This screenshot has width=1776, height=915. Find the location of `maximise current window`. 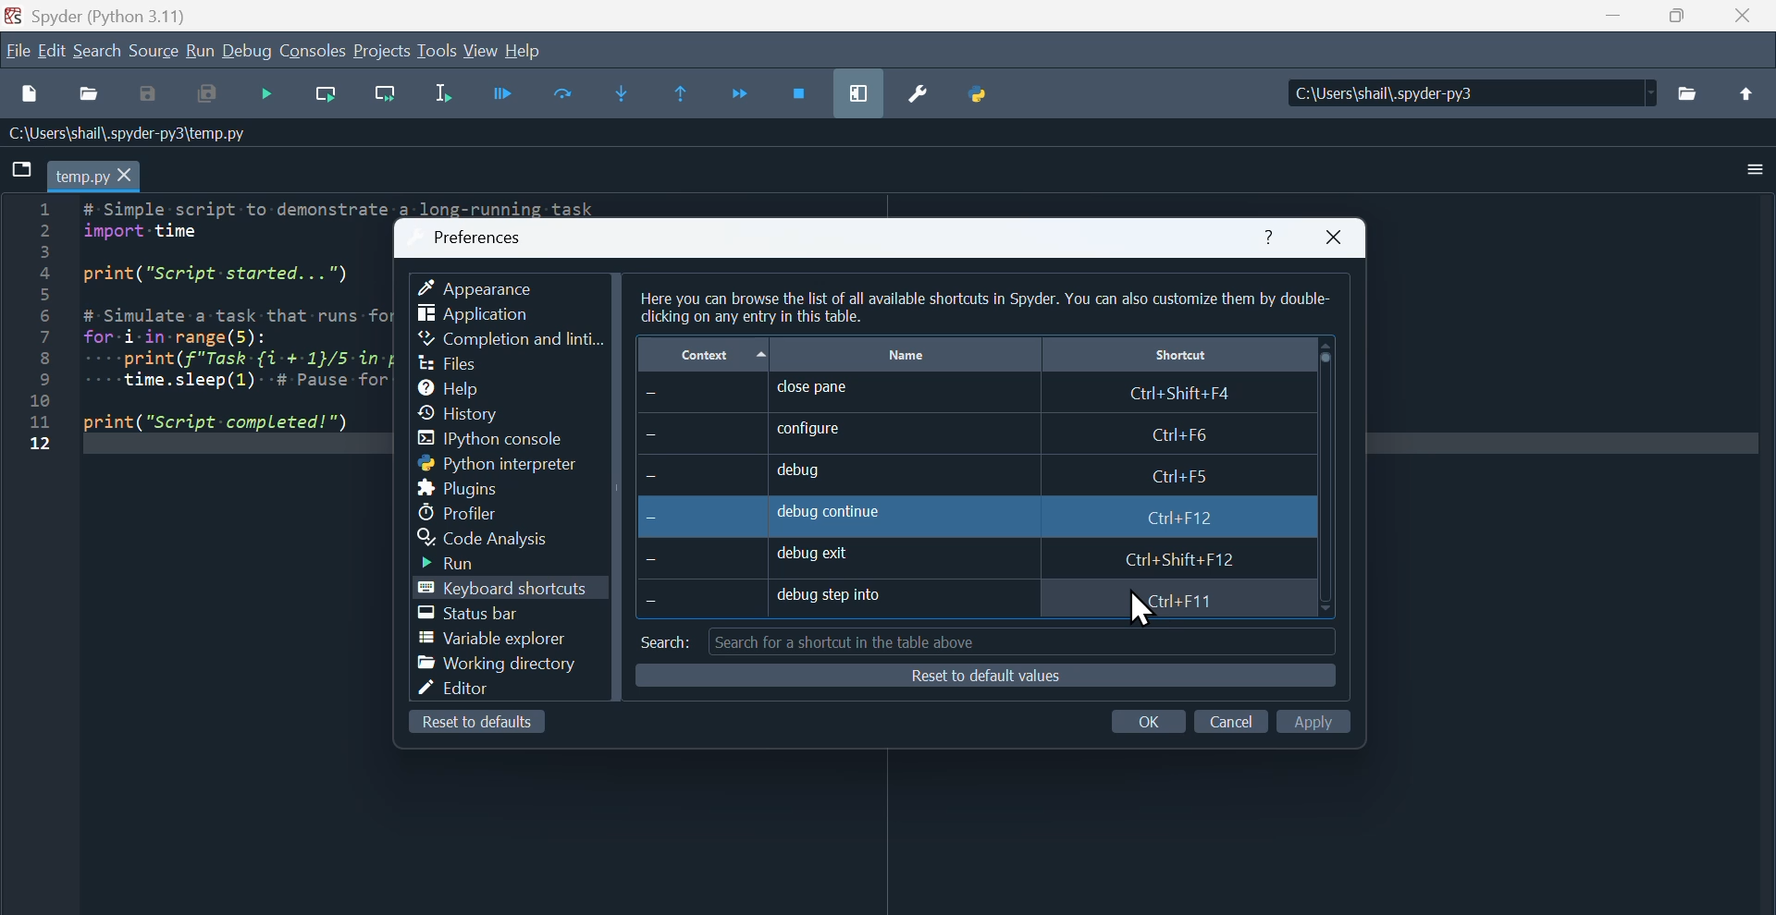

maximise current window is located at coordinates (857, 90).